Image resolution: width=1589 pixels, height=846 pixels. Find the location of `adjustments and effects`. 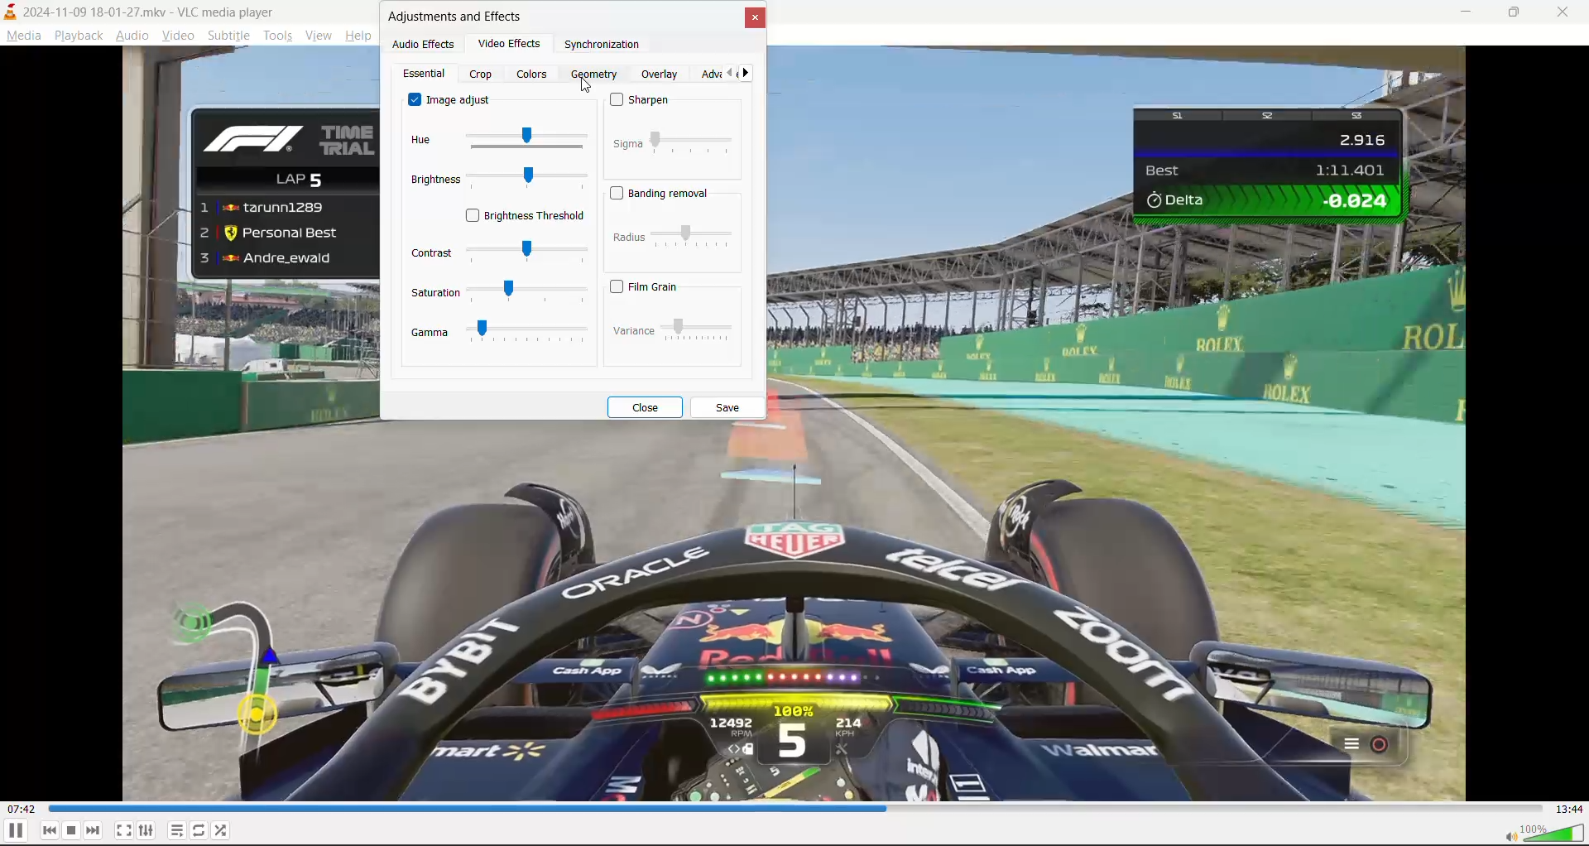

adjustments and effects is located at coordinates (458, 16).